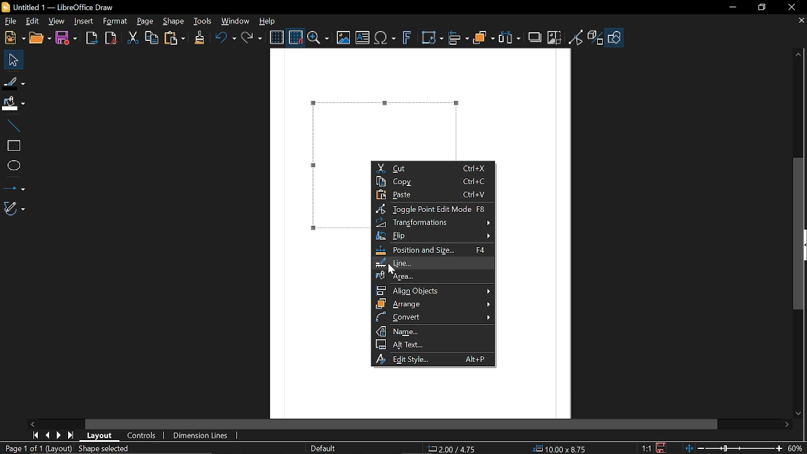 The height and width of the screenshot is (454, 807). What do you see at coordinates (433, 264) in the screenshot?
I see `Line` at bounding box center [433, 264].